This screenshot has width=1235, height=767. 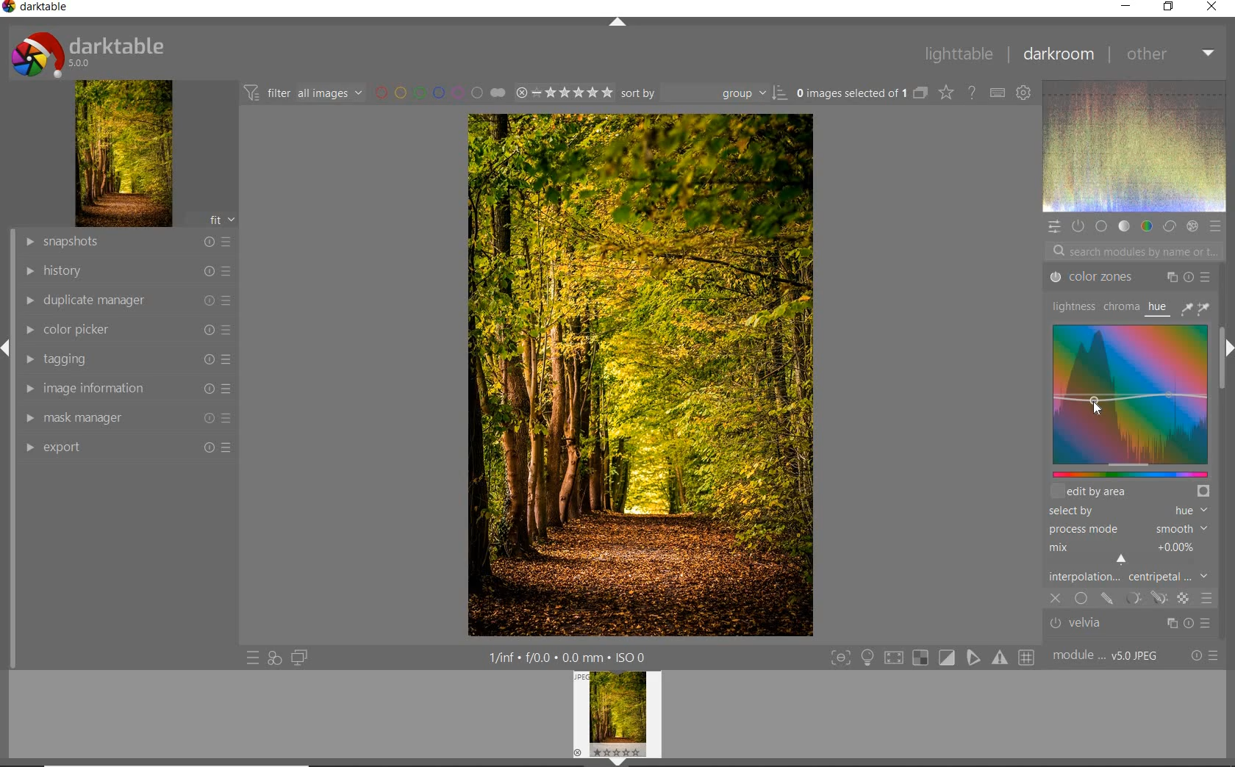 What do you see at coordinates (125, 272) in the screenshot?
I see `HISTORY` at bounding box center [125, 272].